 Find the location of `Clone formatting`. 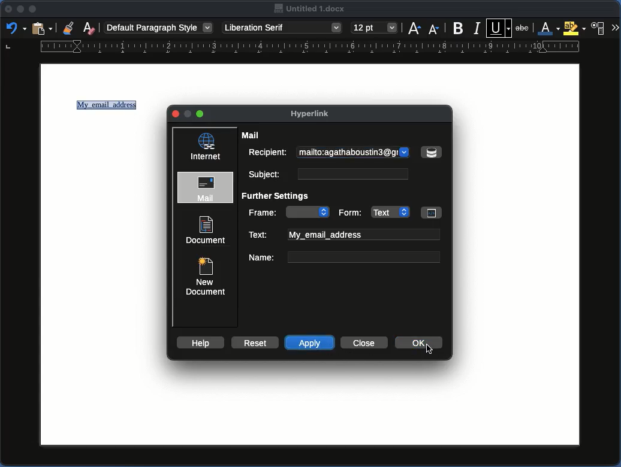

Clone formatting is located at coordinates (69, 28).